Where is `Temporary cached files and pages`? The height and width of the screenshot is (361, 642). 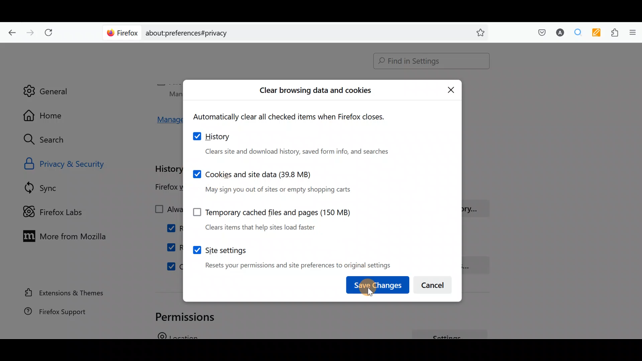 Temporary cached files and pages is located at coordinates (267, 217).